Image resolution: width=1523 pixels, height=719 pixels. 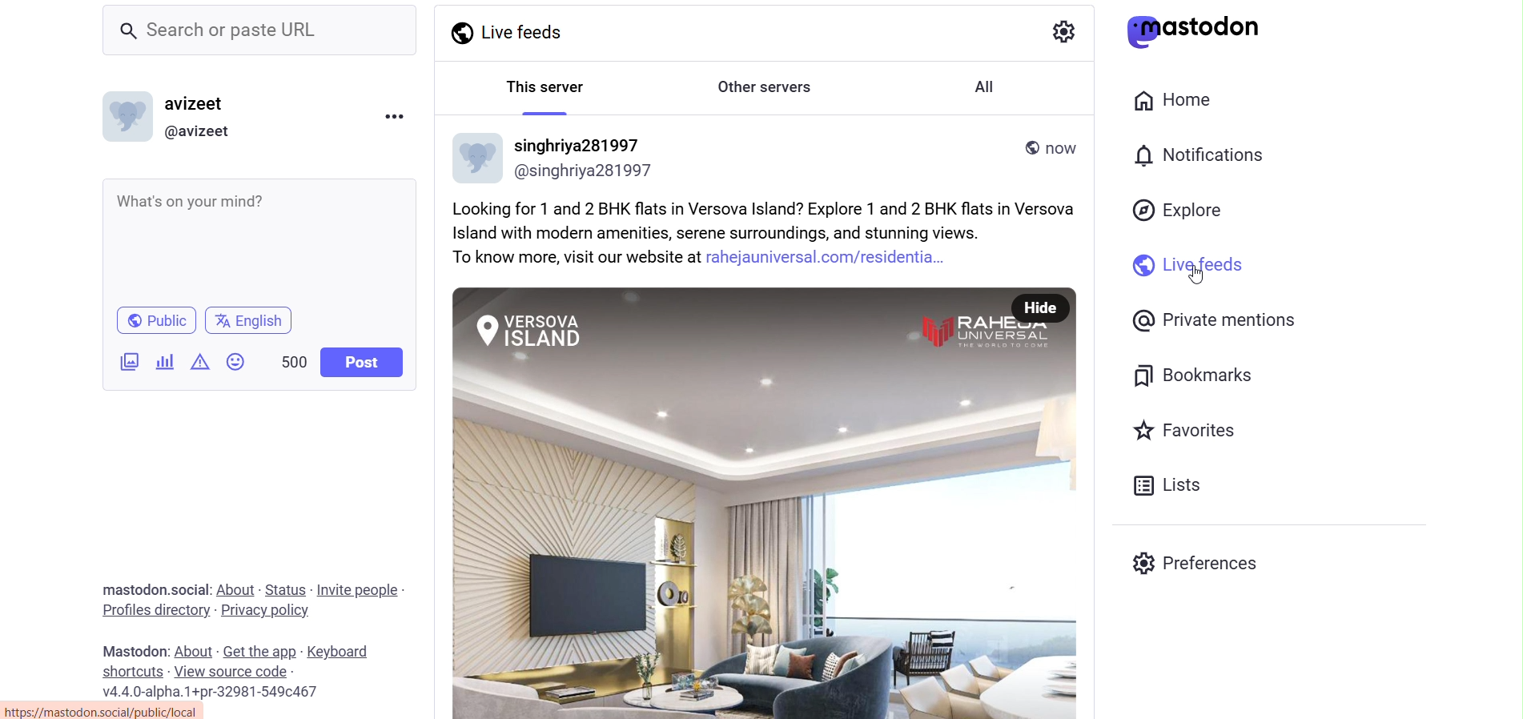 What do you see at coordinates (165, 361) in the screenshot?
I see `poll` at bounding box center [165, 361].